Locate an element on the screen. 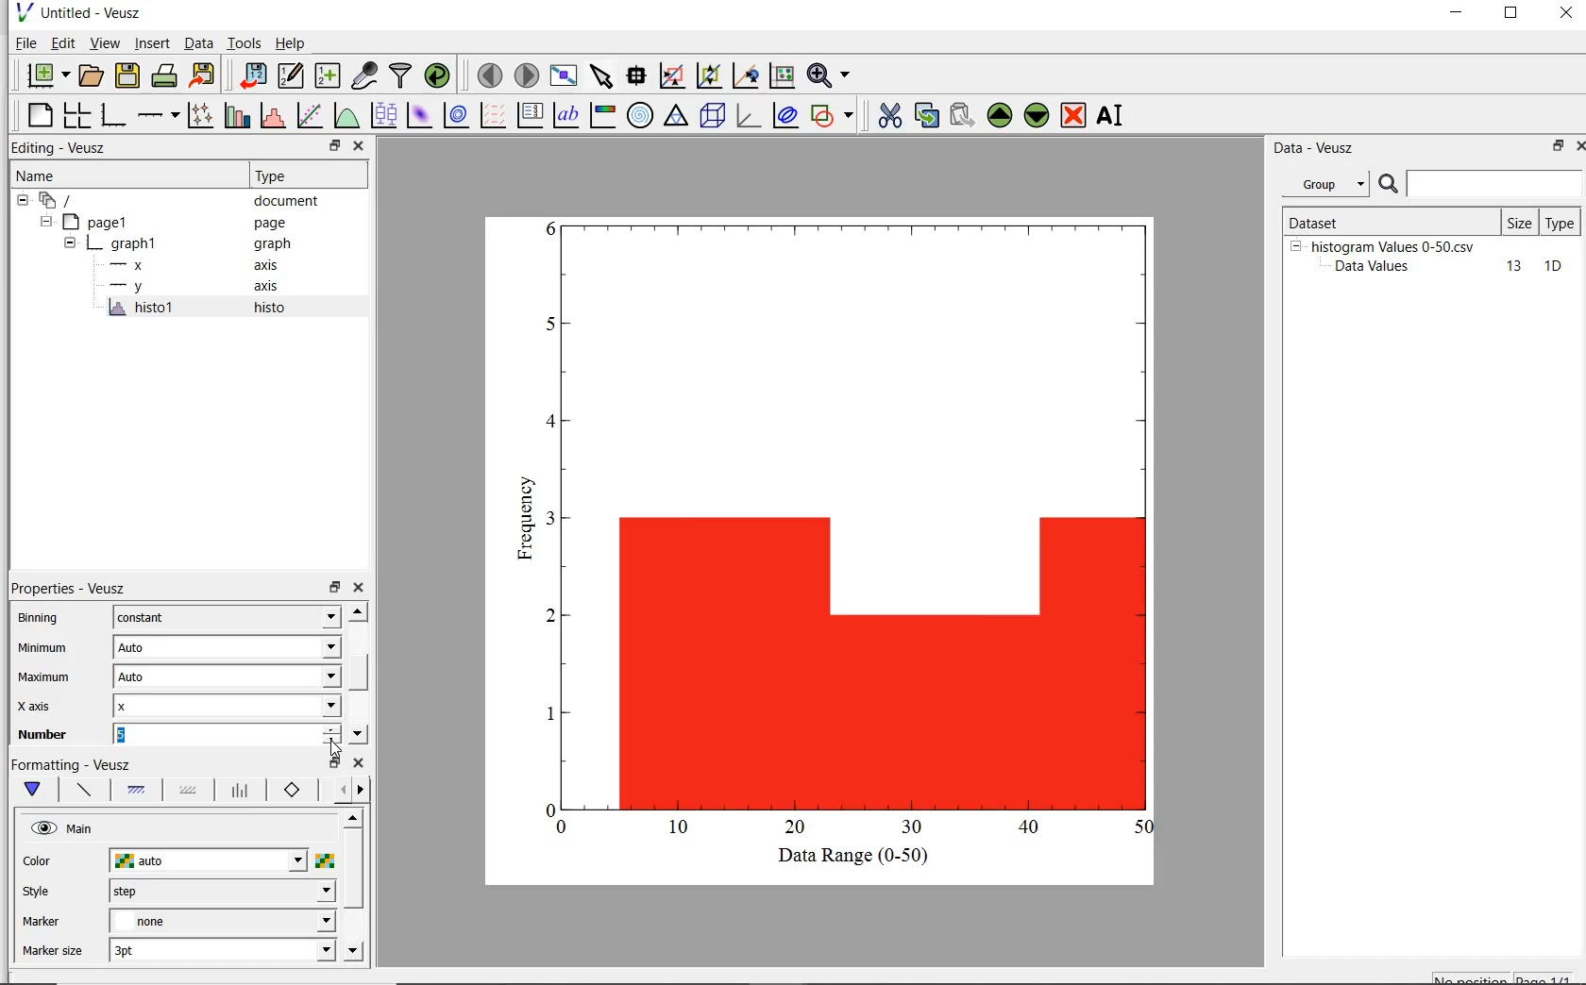  blank page is located at coordinates (41, 115).